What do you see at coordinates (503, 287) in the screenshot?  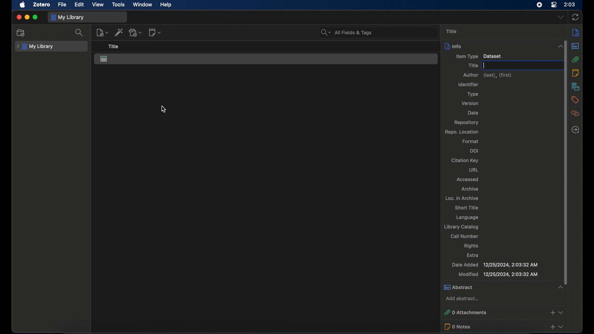 I see `abstract` at bounding box center [503, 287].